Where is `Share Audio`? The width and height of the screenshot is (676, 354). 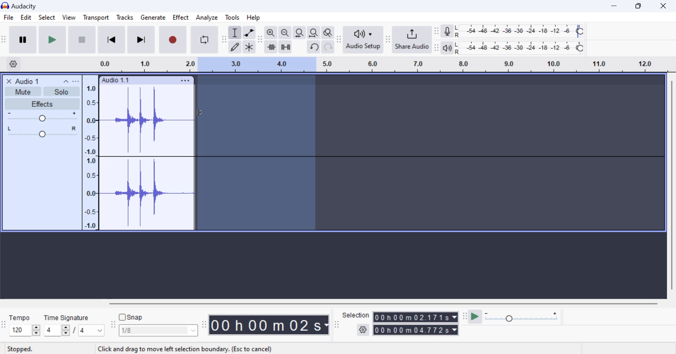 Share Audio is located at coordinates (412, 39).